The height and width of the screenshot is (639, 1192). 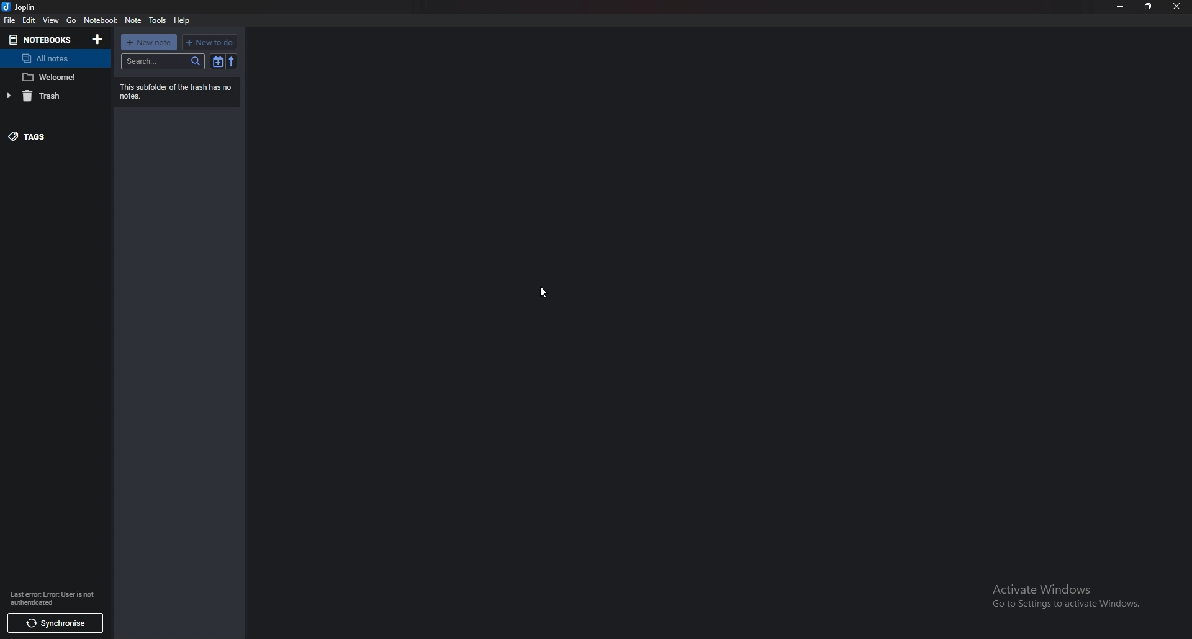 I want to click on cursor, so click(x=542, y=292).